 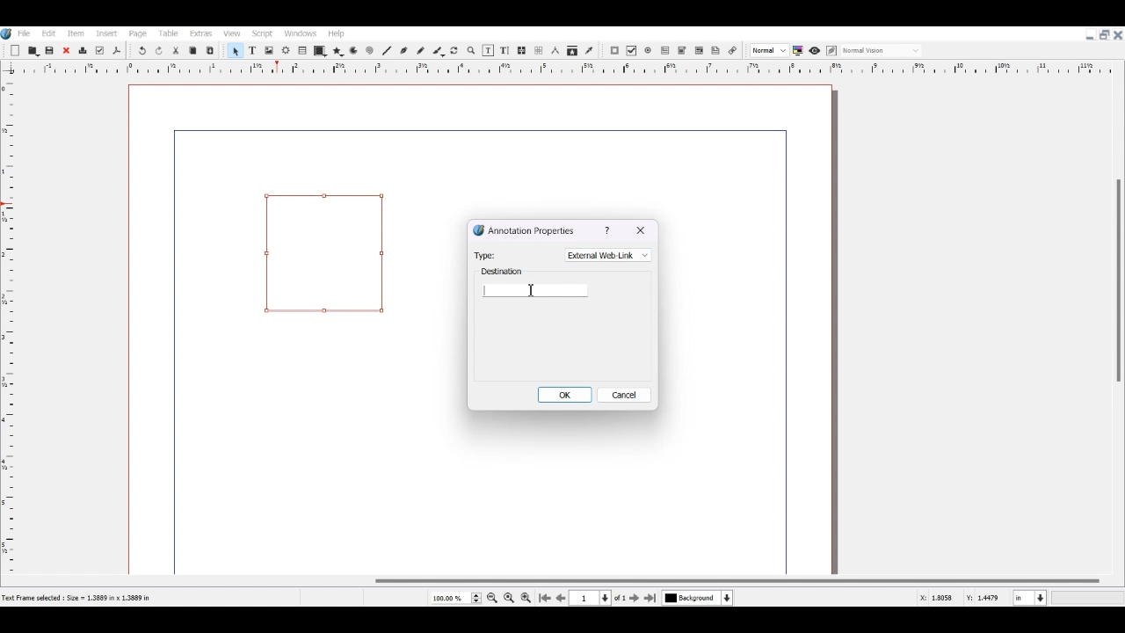 What do you see at coordinates (614, 51) in the screenshot?
I see `PDF Push Button` at bounding box center [614, 51].